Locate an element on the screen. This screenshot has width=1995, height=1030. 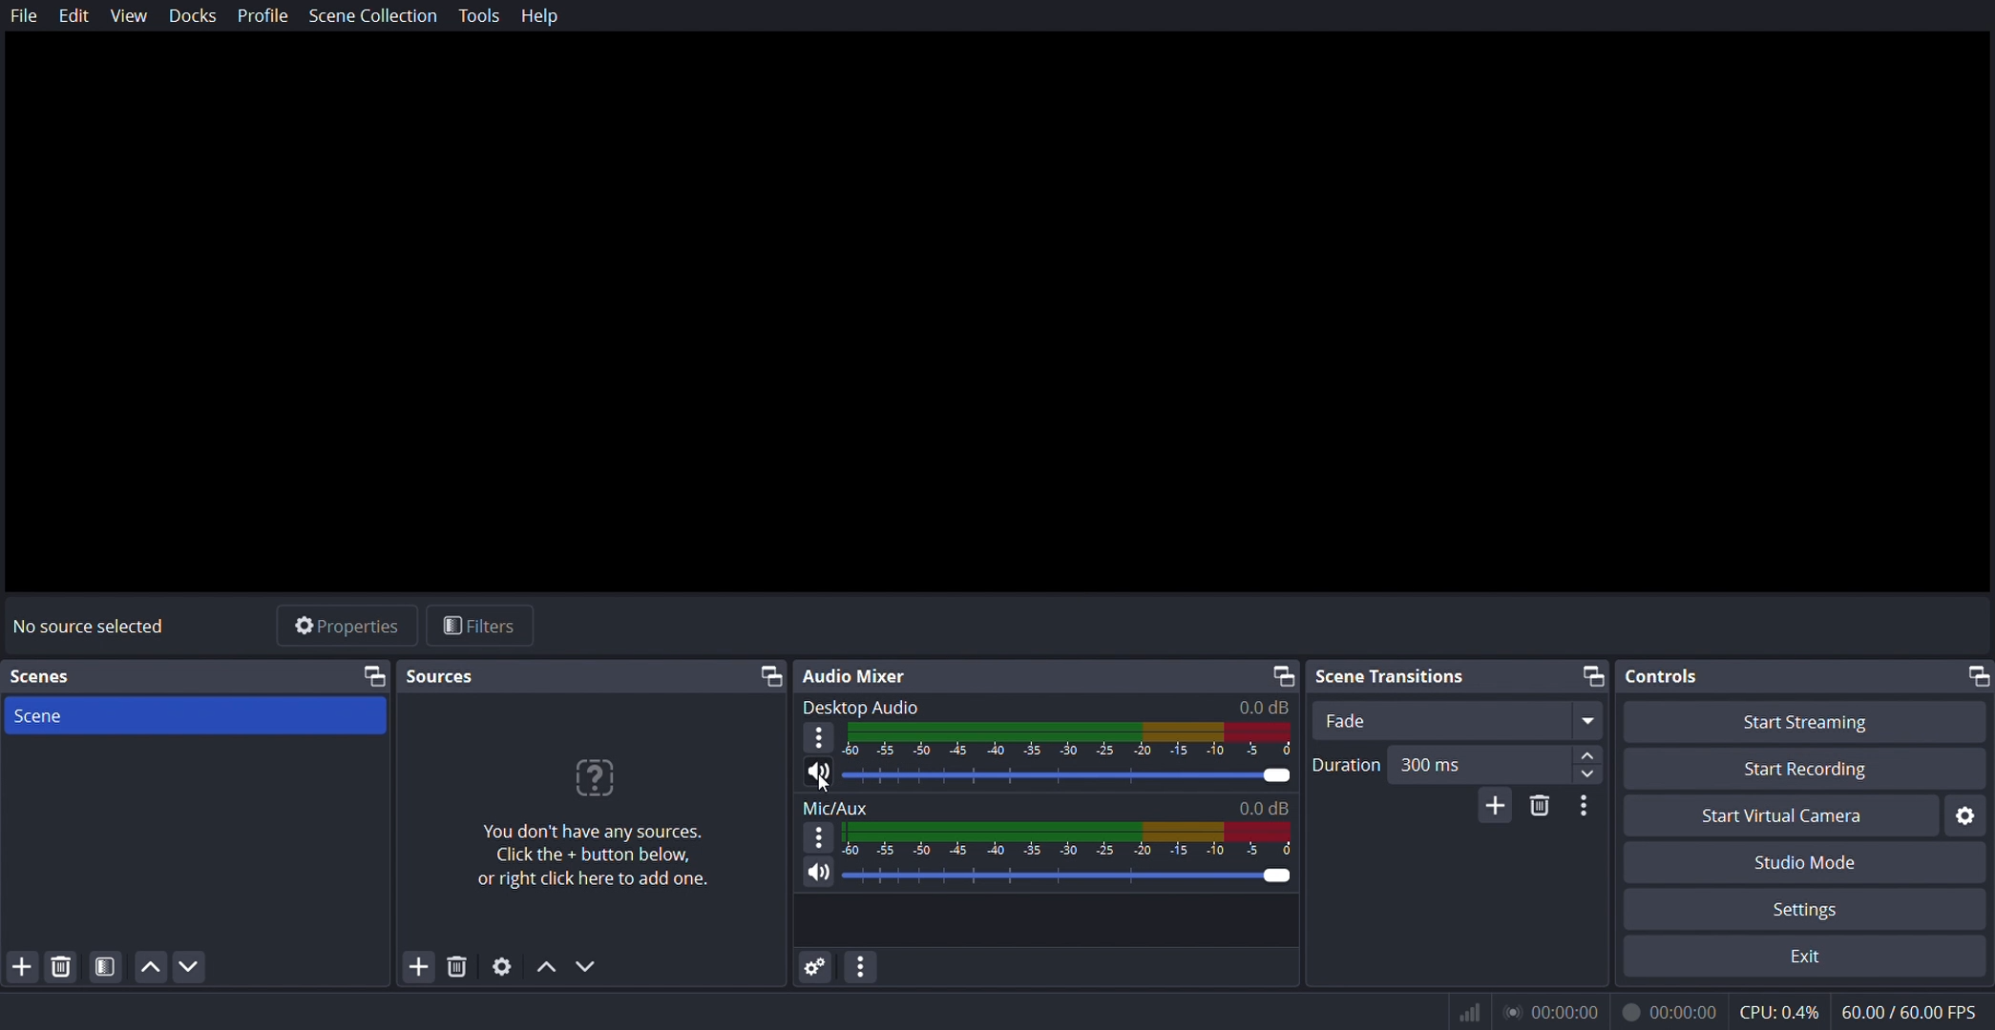
docks is located at coordinates (197, 15).